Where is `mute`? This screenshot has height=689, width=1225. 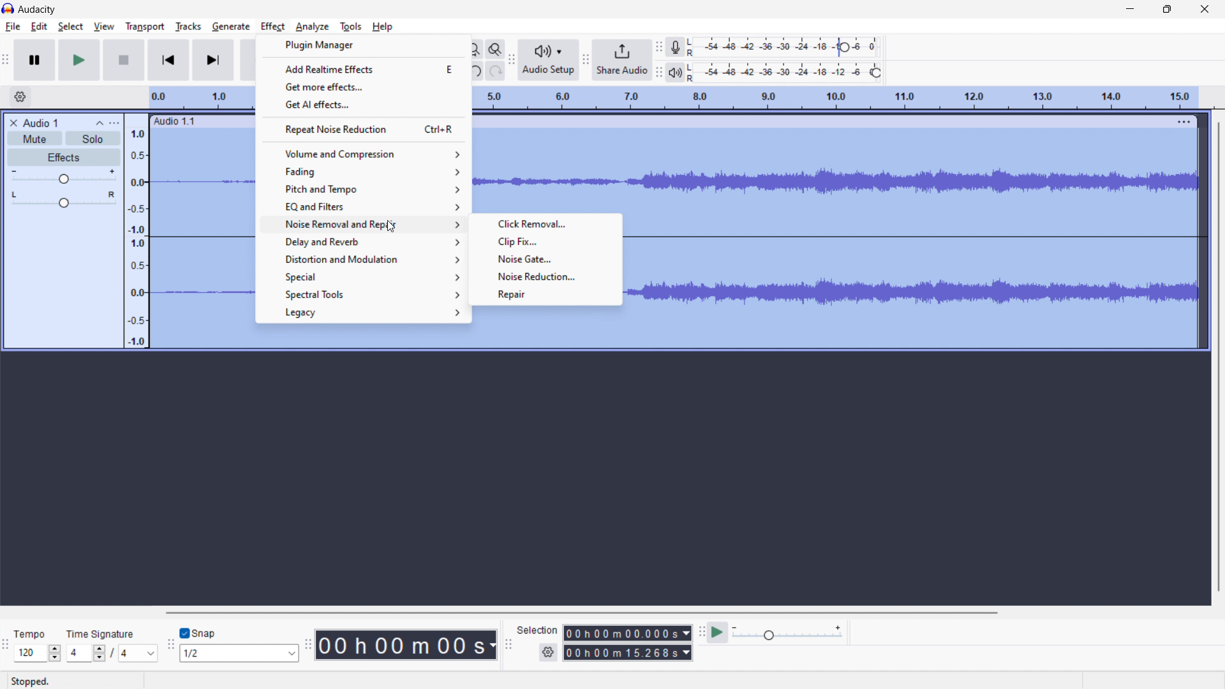
mute is located at coordinates (34, 138).